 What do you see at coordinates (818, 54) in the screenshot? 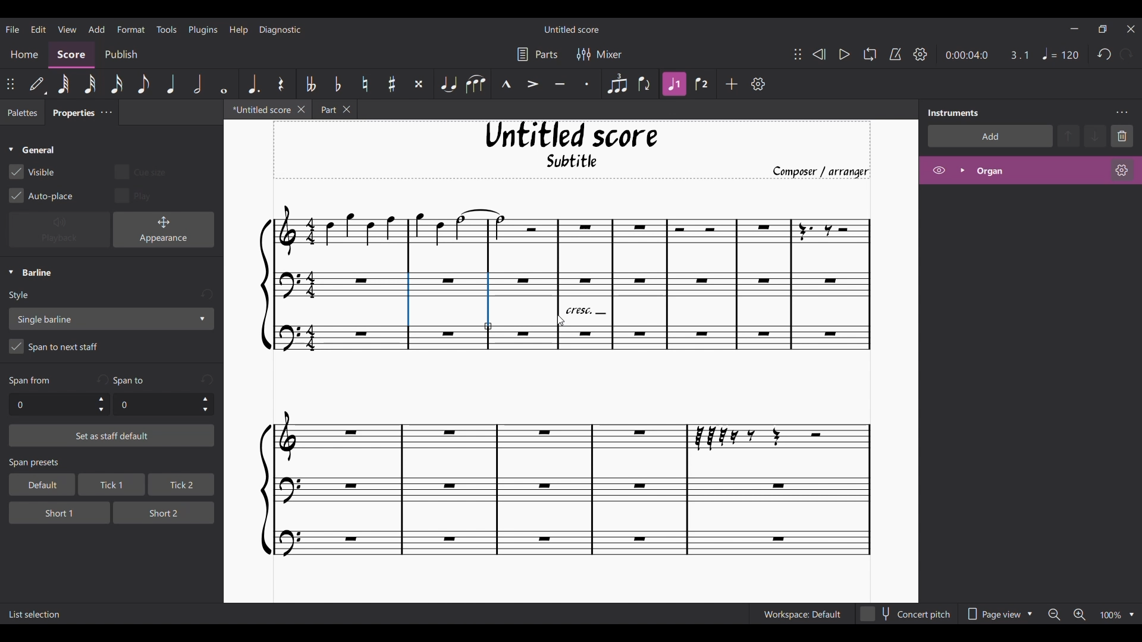
I see `Rewind` at bounding box center [818, 54].